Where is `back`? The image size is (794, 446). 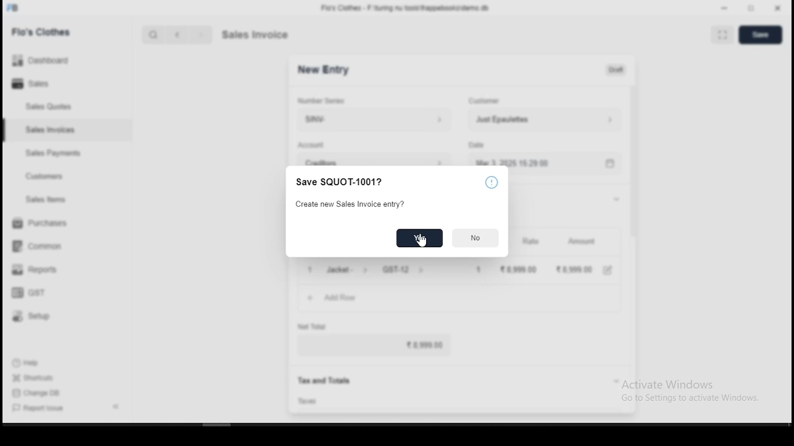 back is located at coordinates (176, 34).